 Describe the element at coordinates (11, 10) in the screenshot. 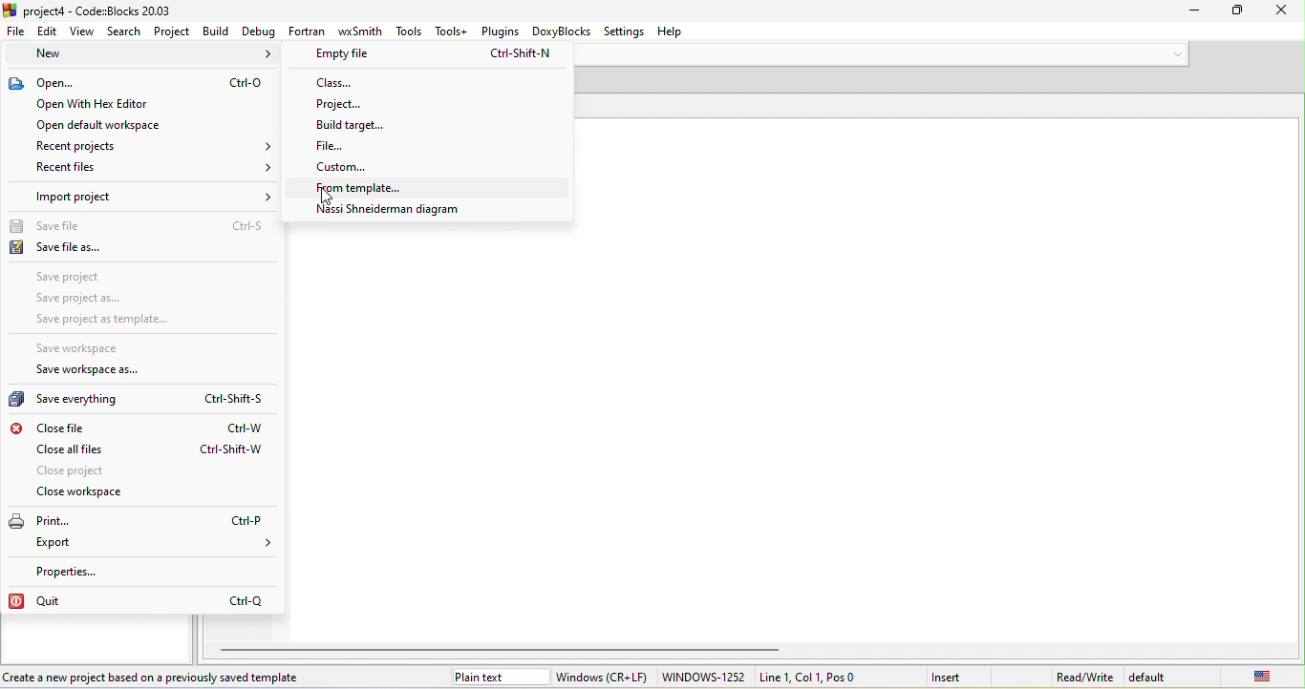

I see `icon` at that location.